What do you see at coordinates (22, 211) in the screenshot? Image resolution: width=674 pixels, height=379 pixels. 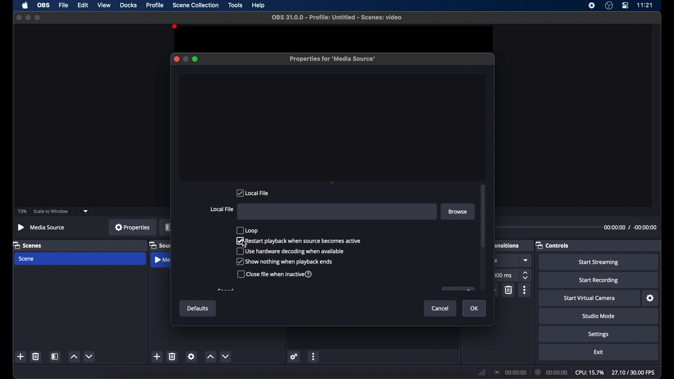 I see `73%` at bounding box center [22, 211].